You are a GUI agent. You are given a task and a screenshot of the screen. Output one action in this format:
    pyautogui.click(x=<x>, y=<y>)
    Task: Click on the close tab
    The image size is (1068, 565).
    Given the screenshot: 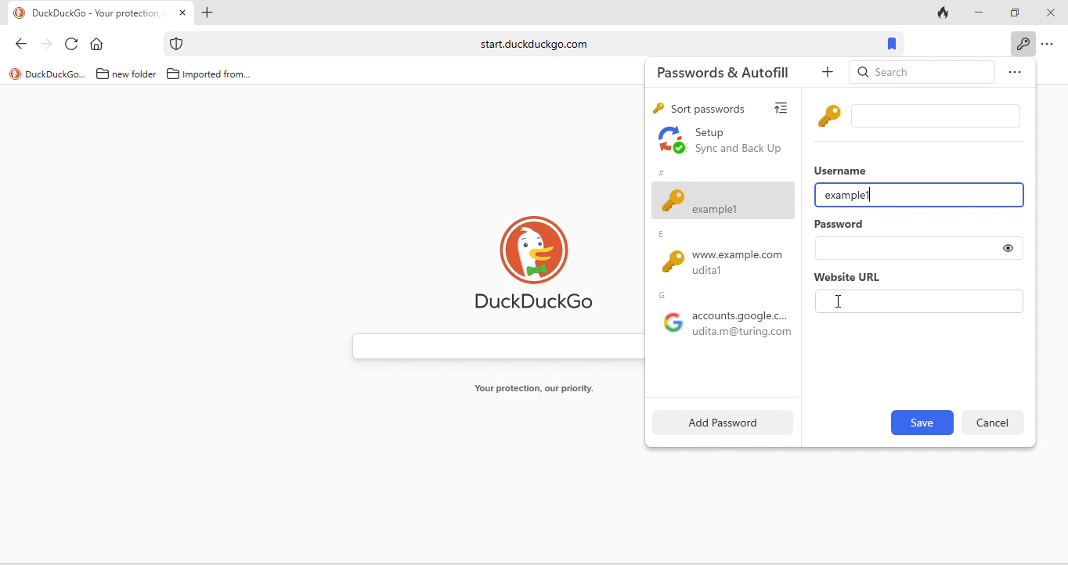 What is the action you would take?
    pyautogui.click(x=182, y=13)
    